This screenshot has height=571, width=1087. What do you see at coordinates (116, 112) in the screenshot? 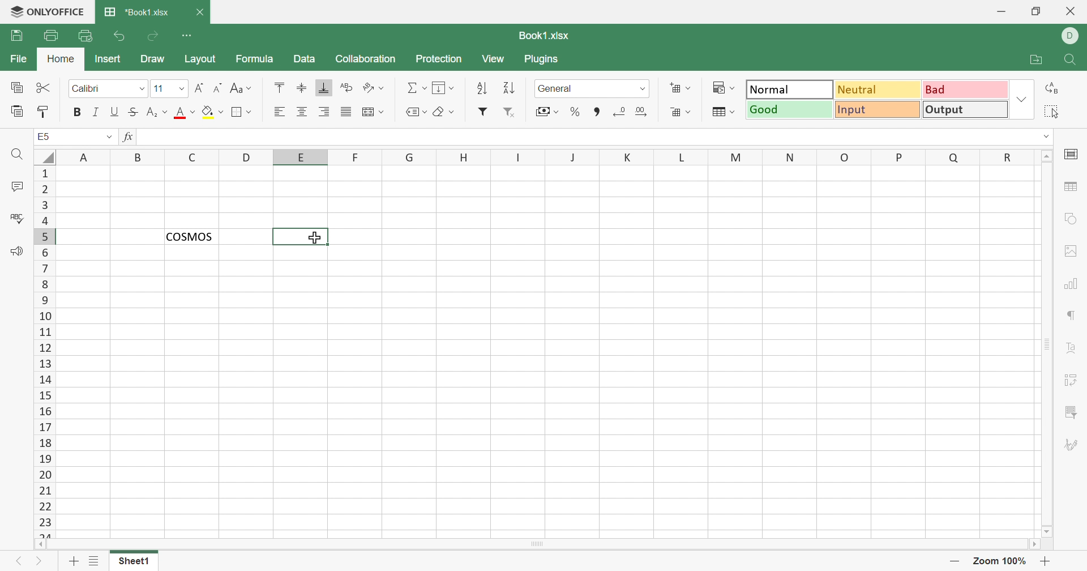
I see `Underline` at bounding box center [116, 112].